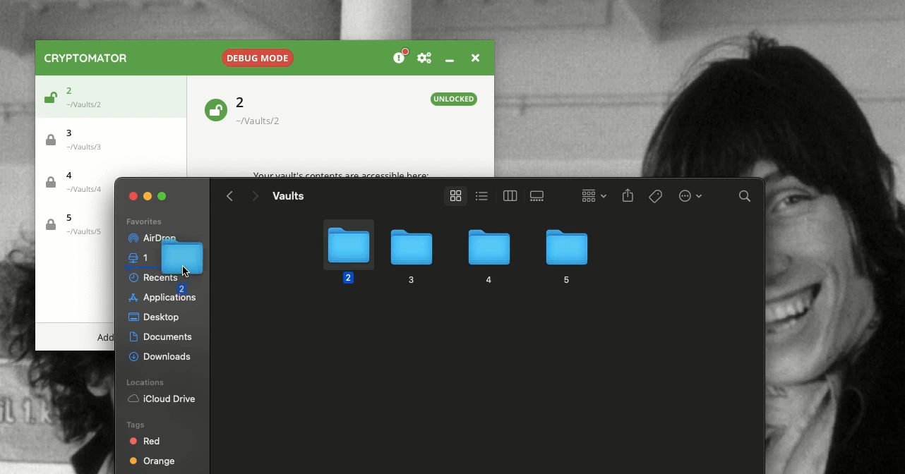 This screenshot has height=474, width=905. Describe the element at coordinates (48, 99) in the screenshot. I see `Unlocked` at that location.